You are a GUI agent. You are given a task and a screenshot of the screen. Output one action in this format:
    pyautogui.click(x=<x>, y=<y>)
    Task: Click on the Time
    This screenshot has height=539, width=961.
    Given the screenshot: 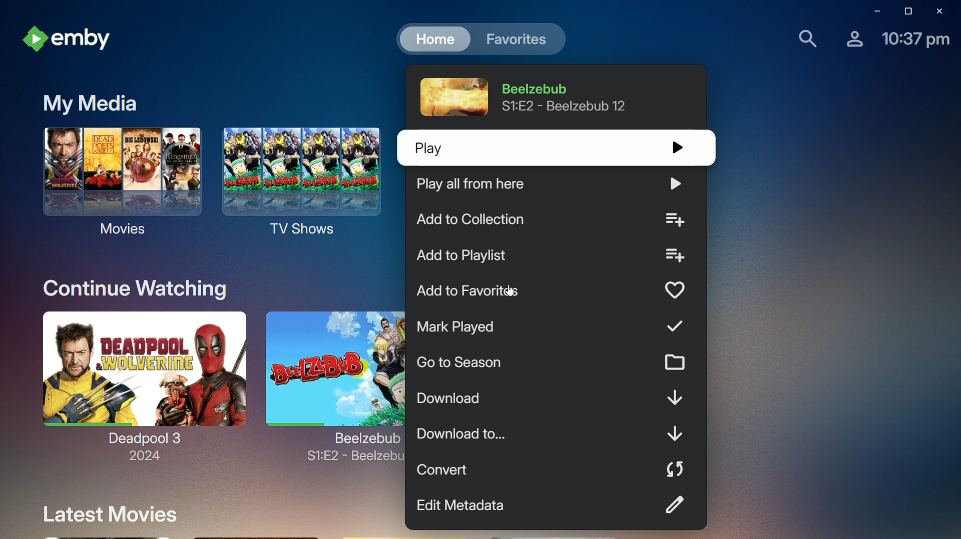 What is the action you would take?
    pyautogui.click(x=914, y=42)
    